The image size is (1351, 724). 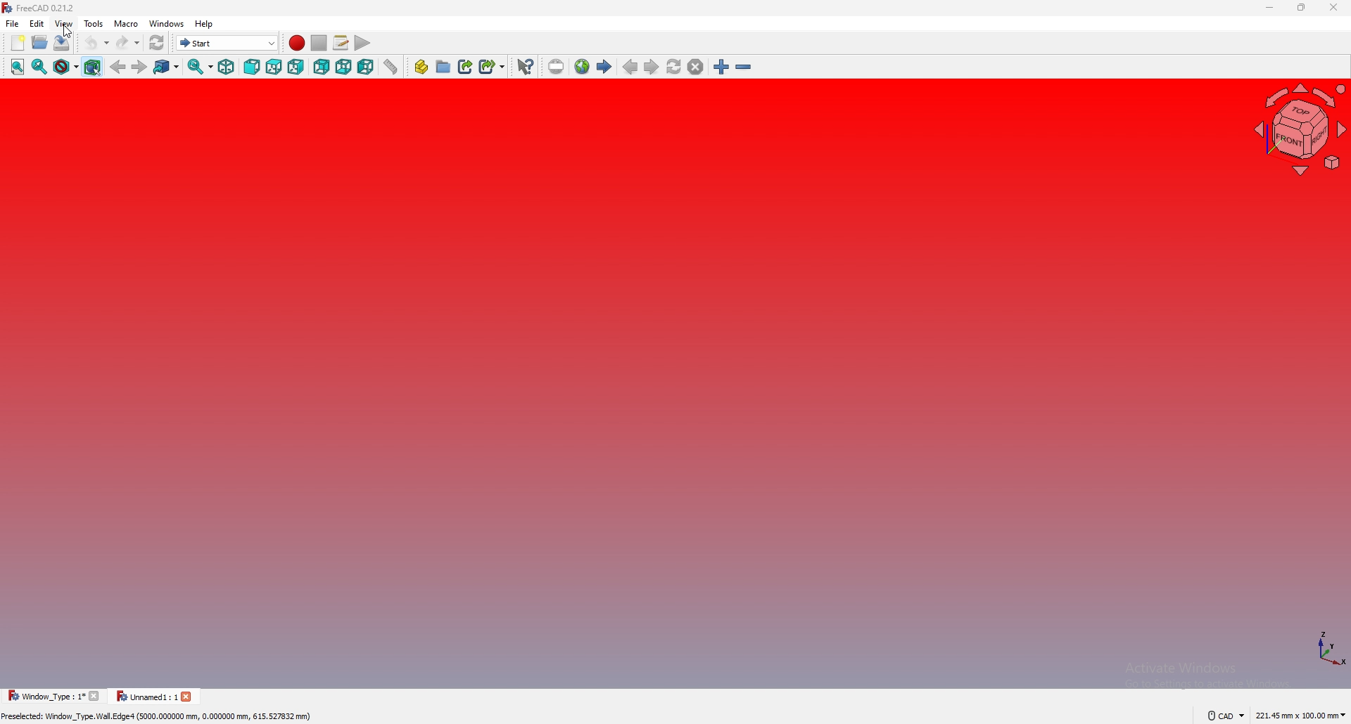 What do you see at coordinates (651, 67) in the screenshot?
I see `next page` at bounding box center [651, 67].